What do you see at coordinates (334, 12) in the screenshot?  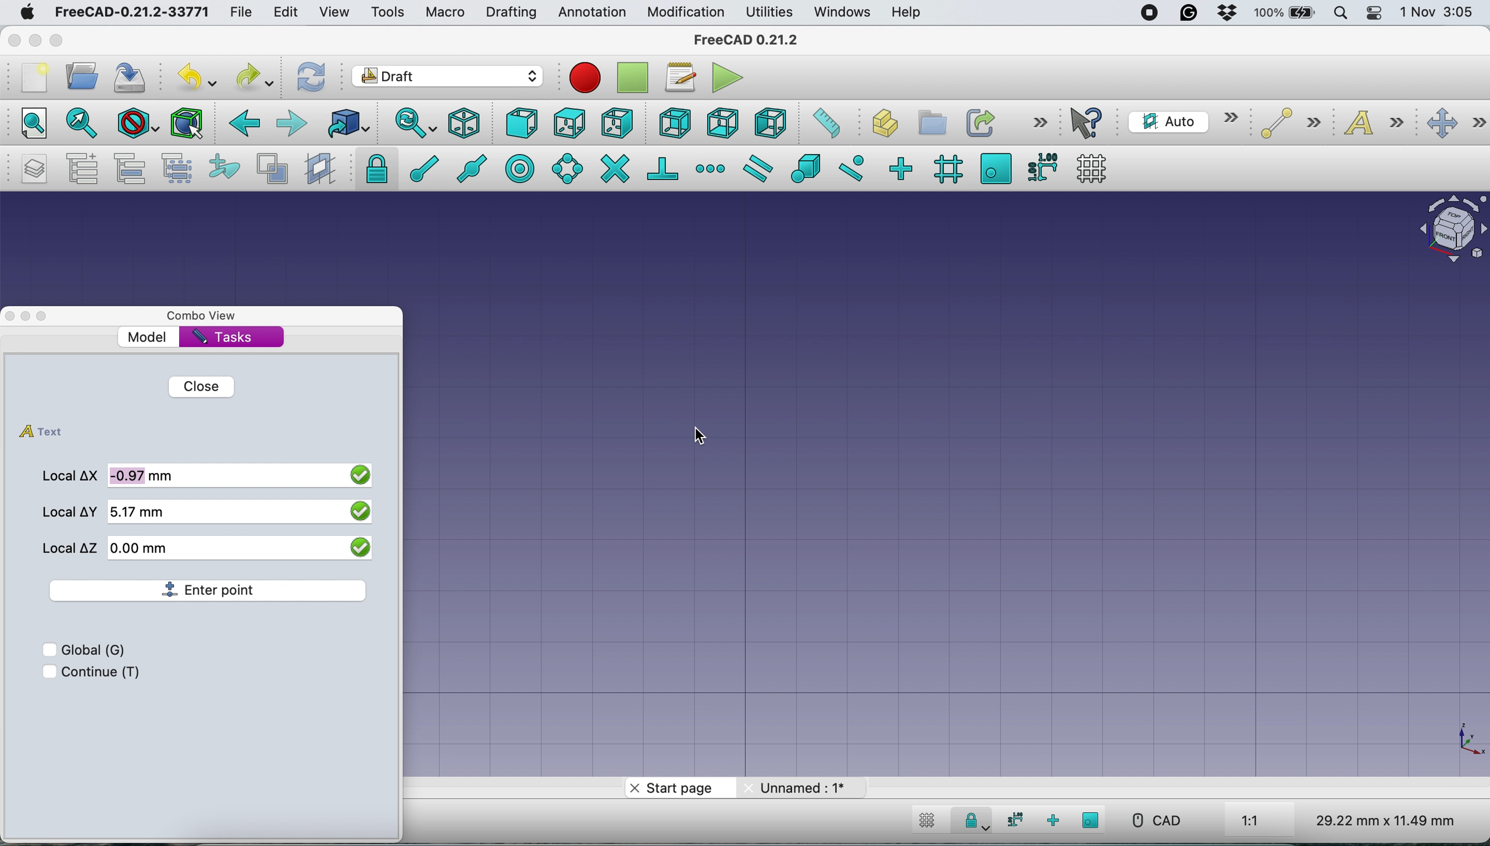 I see `view` at bounding box center [334, 12].